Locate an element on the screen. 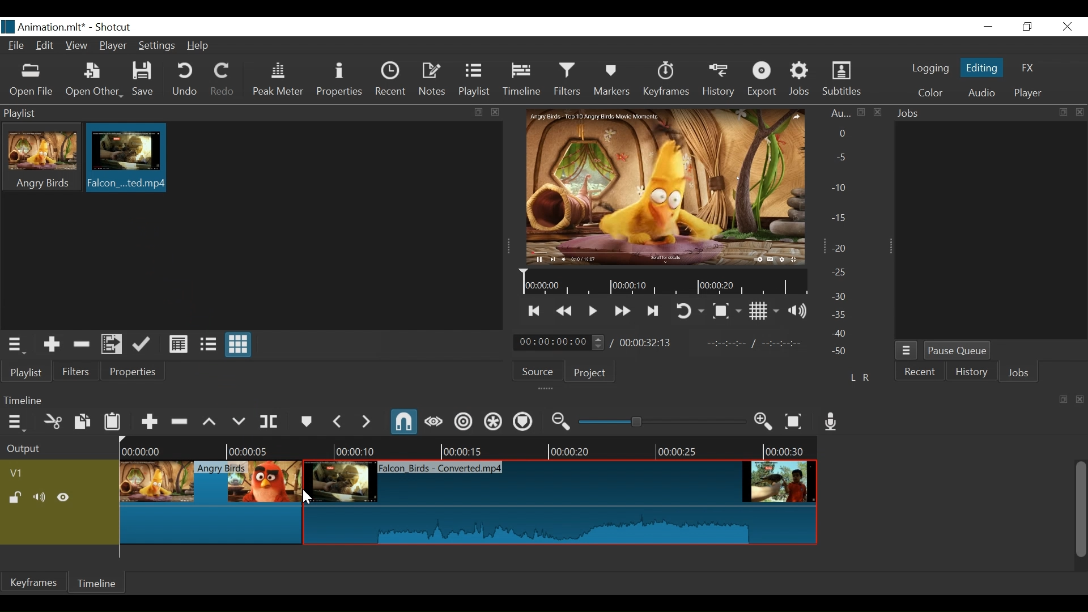 Image resolution: width=1088 pixels, height=612 pixels. cursor is located at coordinates (307, 501).